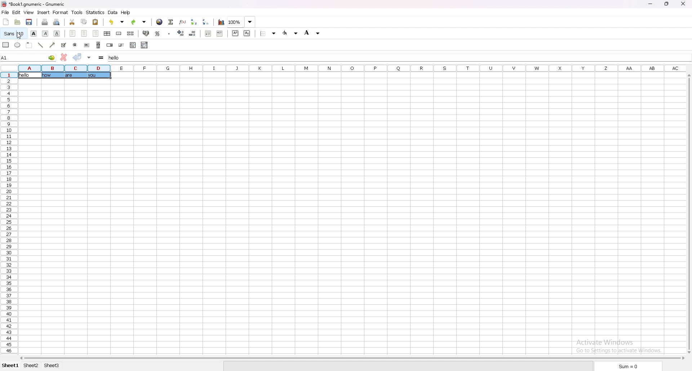 This screenshot has width=692, height=371. What do you see at coordinates (19, 36) in the screenshot?
I see `cursor` at bounding box center [19, 36].